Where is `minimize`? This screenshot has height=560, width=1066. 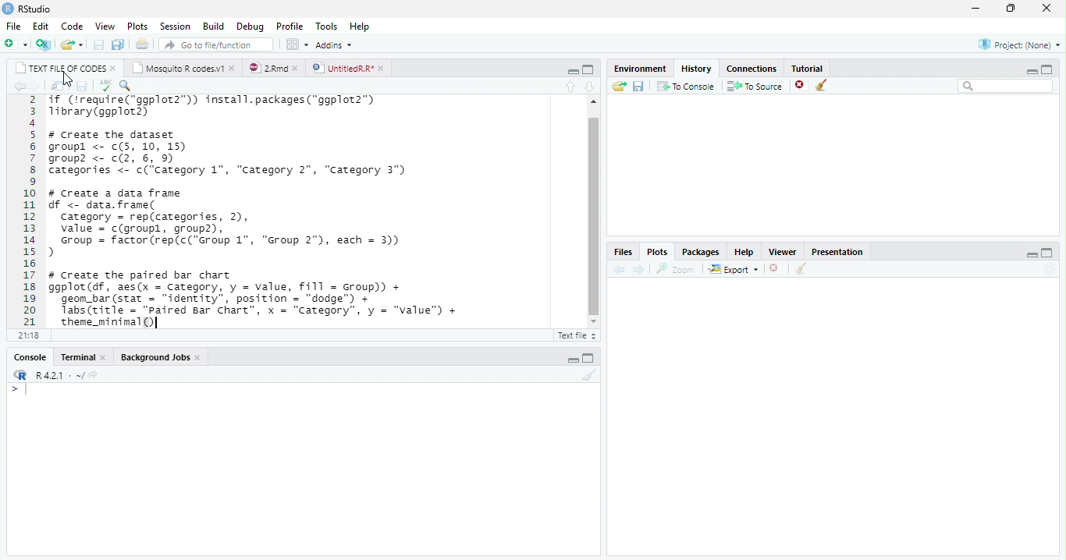 minimize is located at coordinates (573, 360).